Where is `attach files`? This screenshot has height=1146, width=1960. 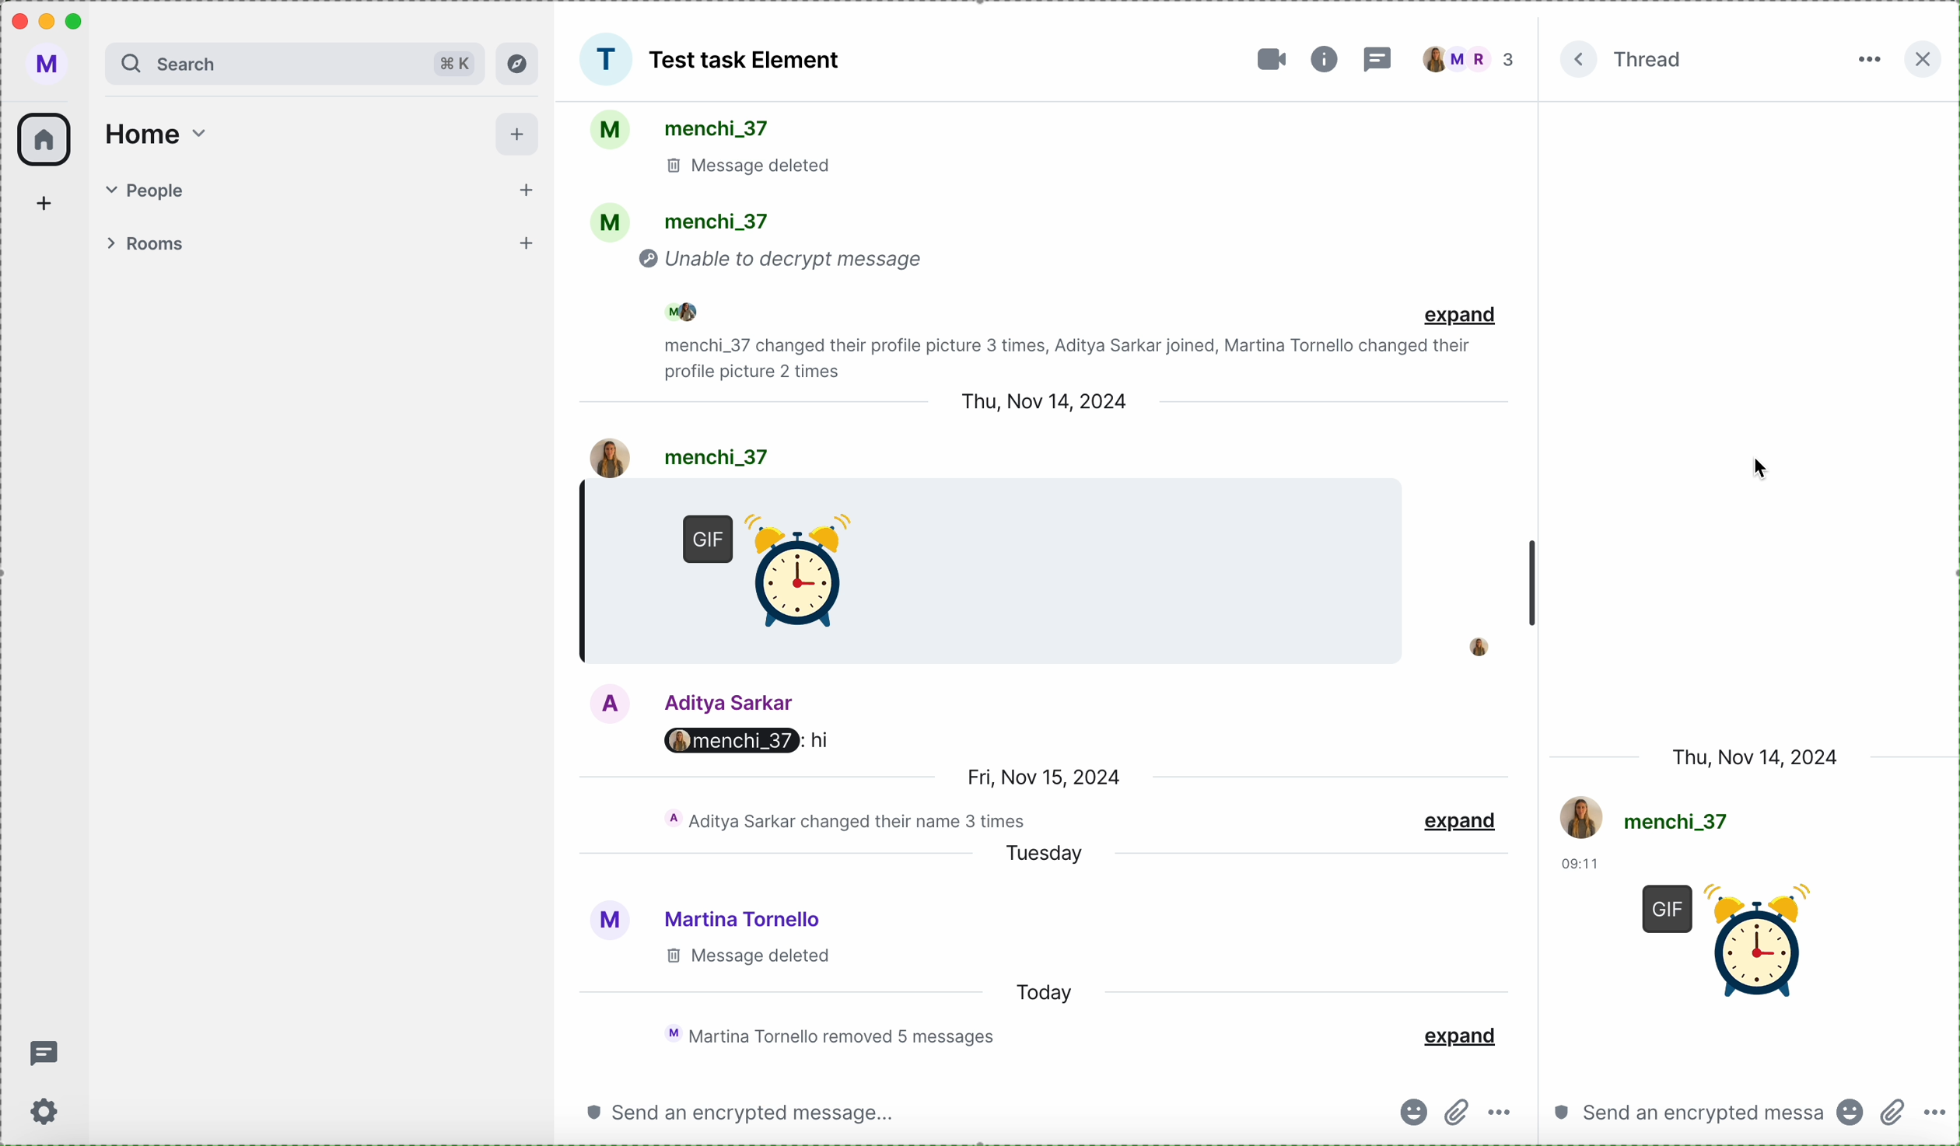 attach files is located at coordinates (1457, 1109).